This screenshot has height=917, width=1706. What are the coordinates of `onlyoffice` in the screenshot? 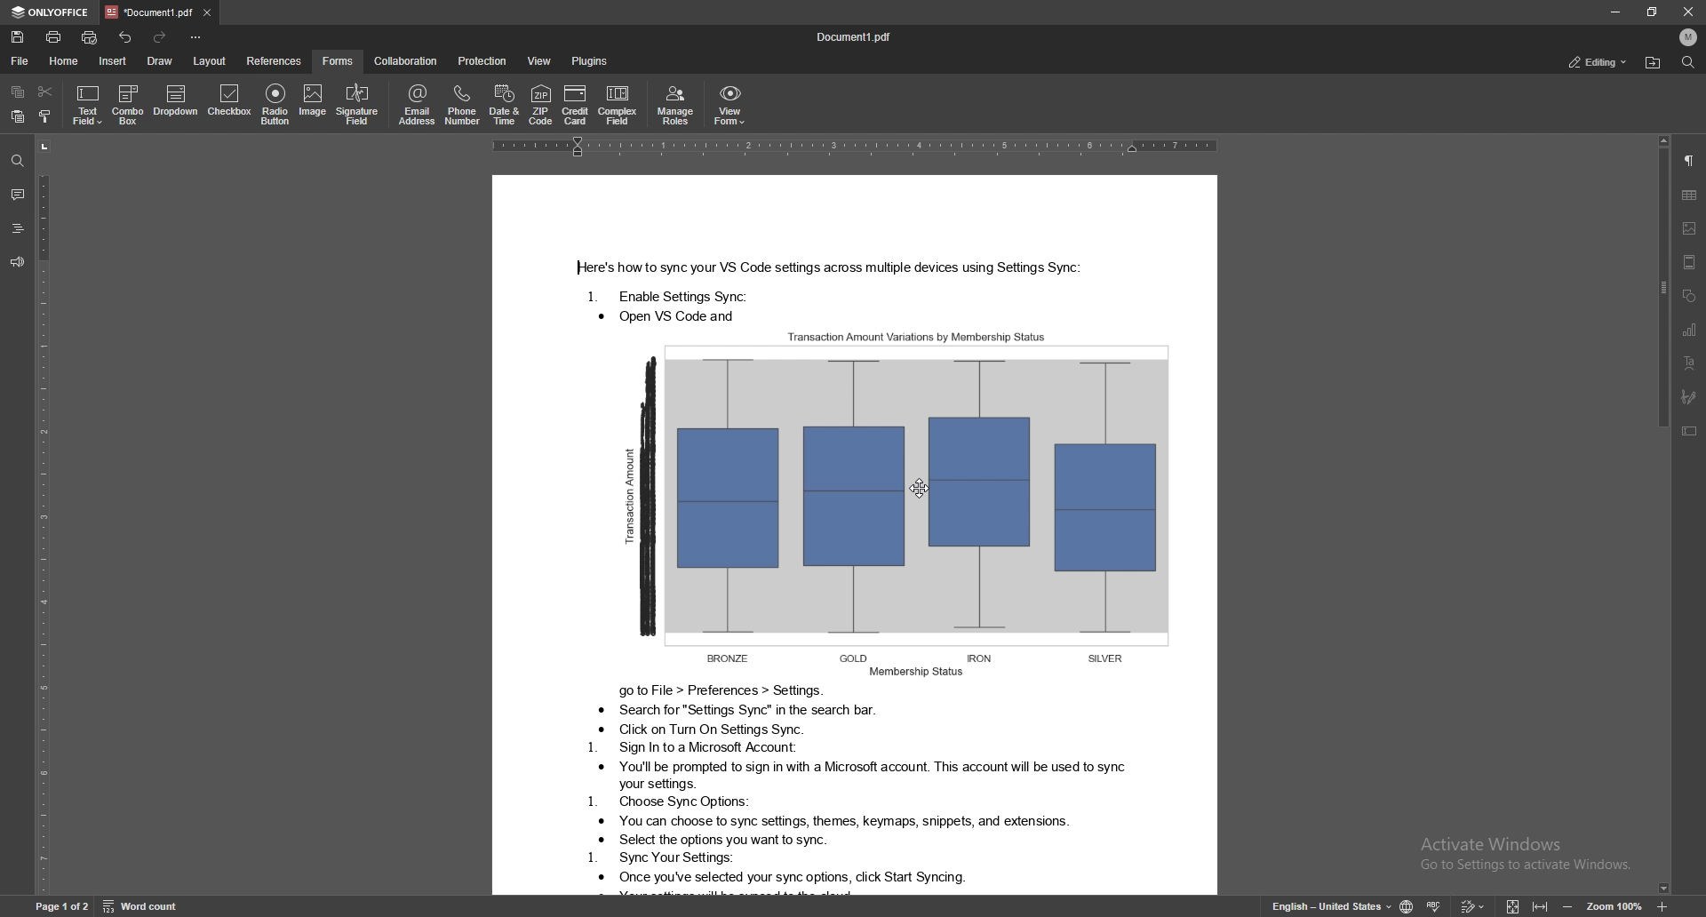 It's located at (50, 12).